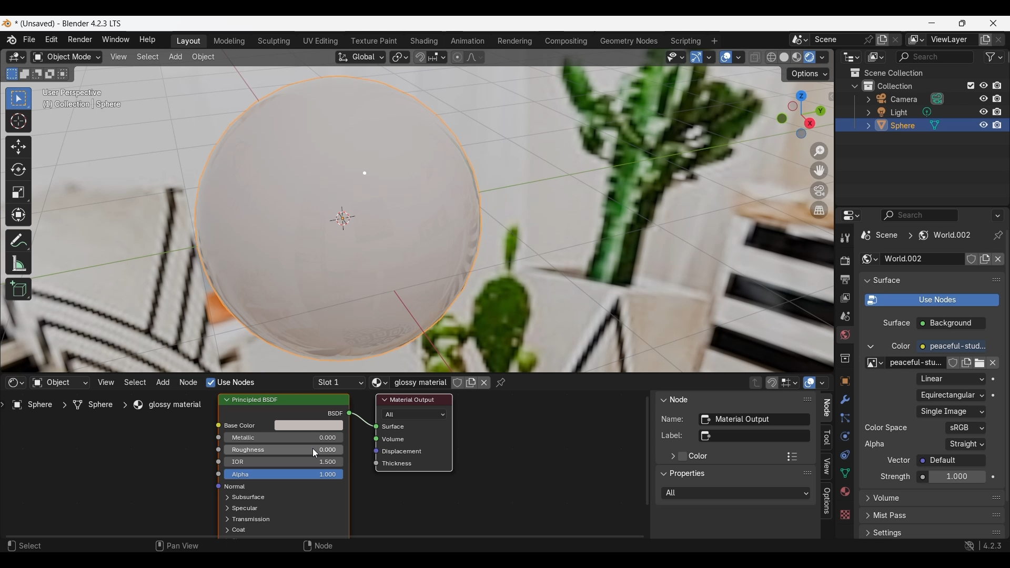 The height and width of the screenshot is (568, 1010). I want to click on Display filter, so click(919, 215).